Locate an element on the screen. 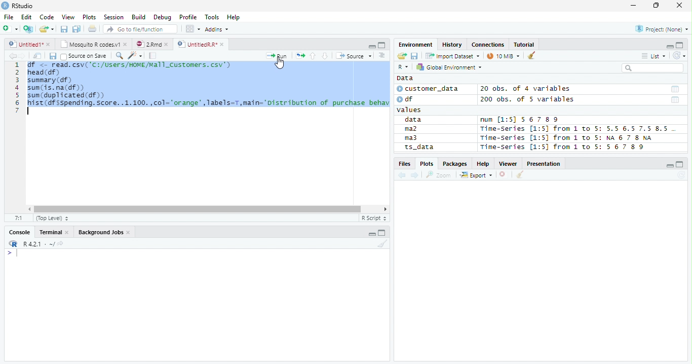 The image size is (692, 364). Time-Series [1:5] from 1 to 5: 56 7 8 9 is located at coordinates (563, 147).